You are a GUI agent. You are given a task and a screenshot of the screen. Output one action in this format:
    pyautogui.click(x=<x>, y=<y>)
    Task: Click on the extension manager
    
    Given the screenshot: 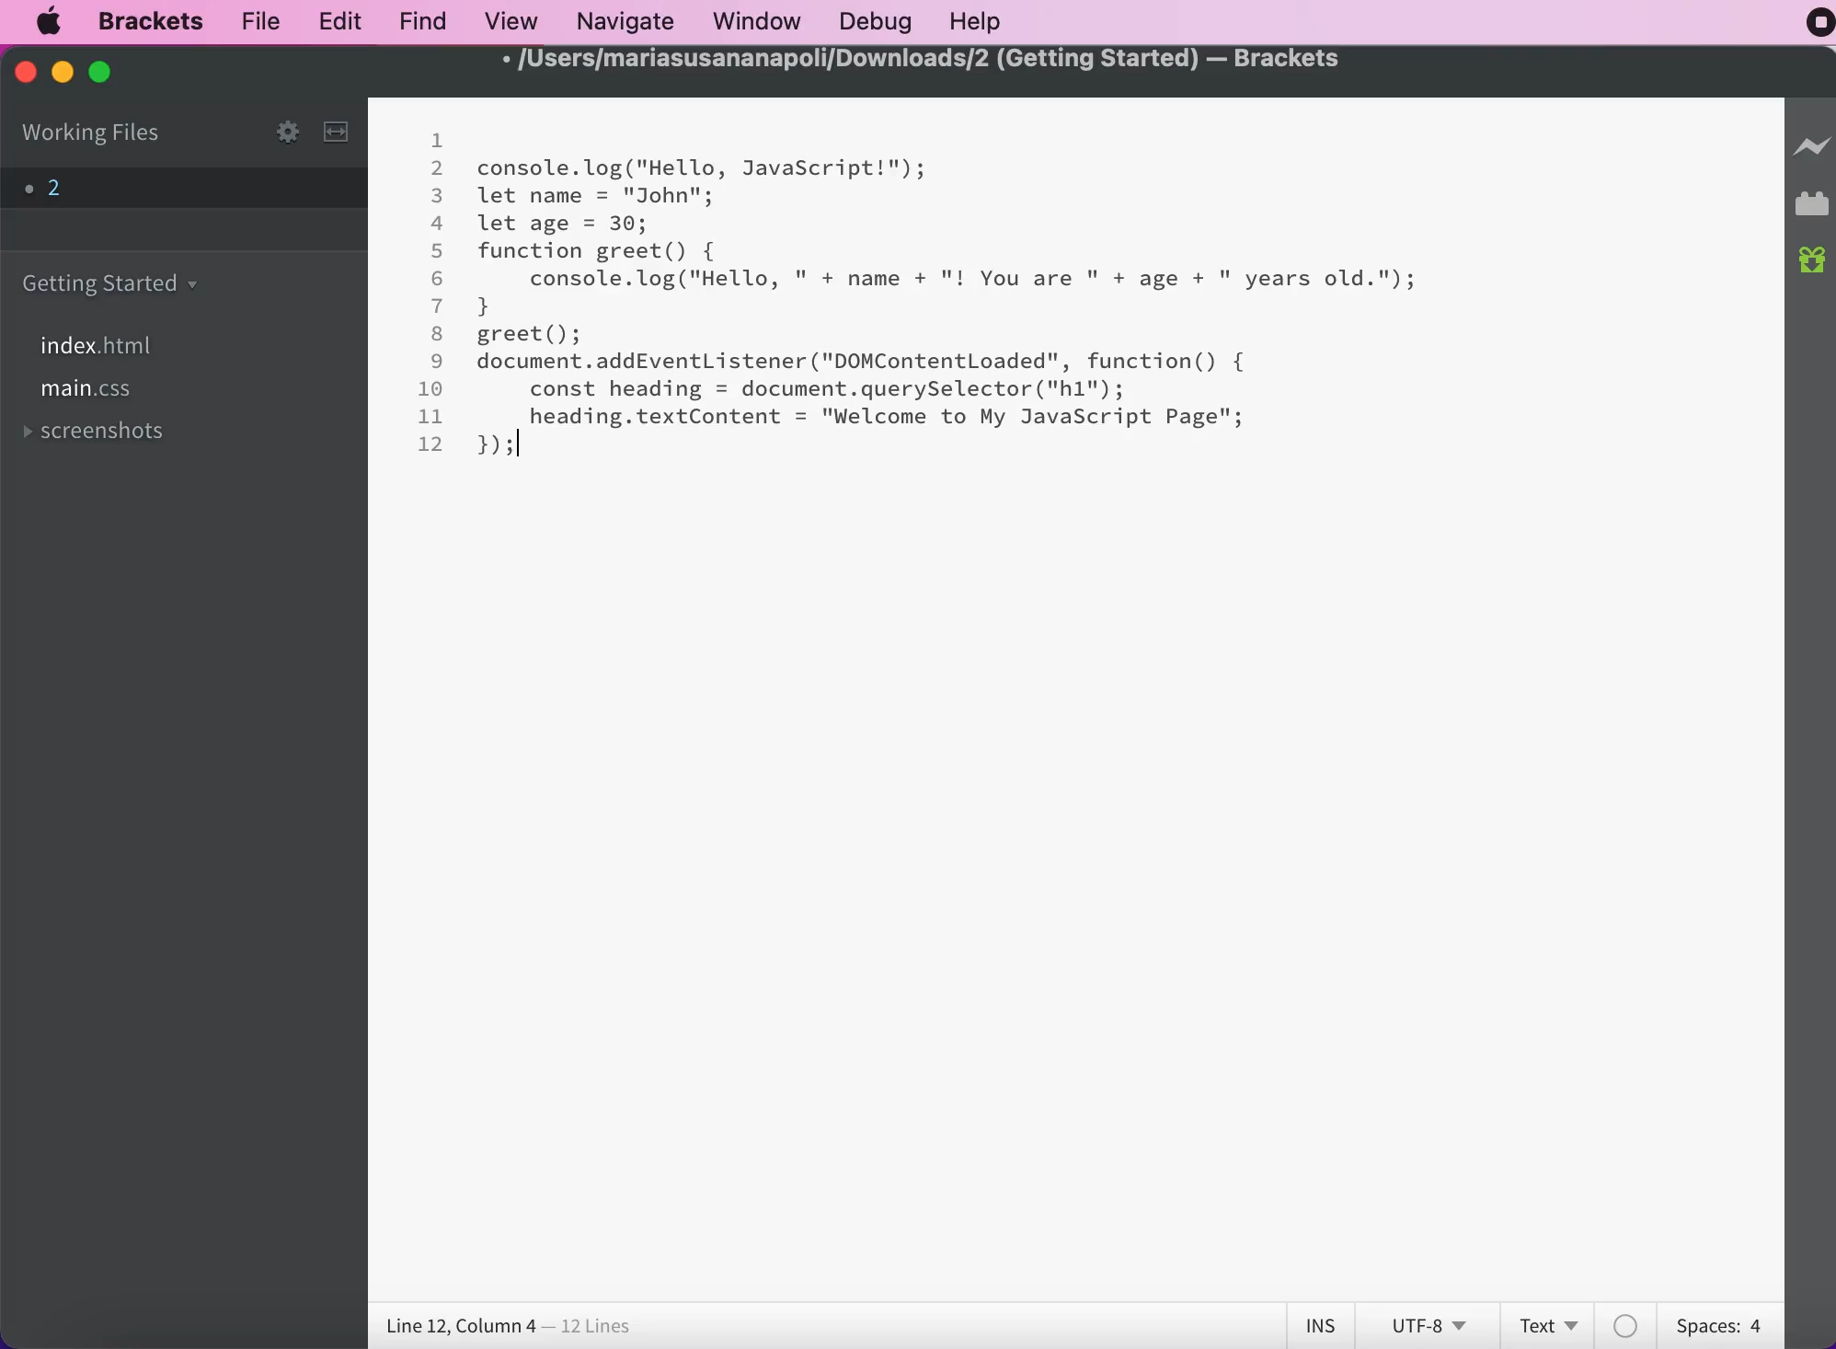 What is the action you would take?
    pyautogui.click(x=1811, y=205)
    